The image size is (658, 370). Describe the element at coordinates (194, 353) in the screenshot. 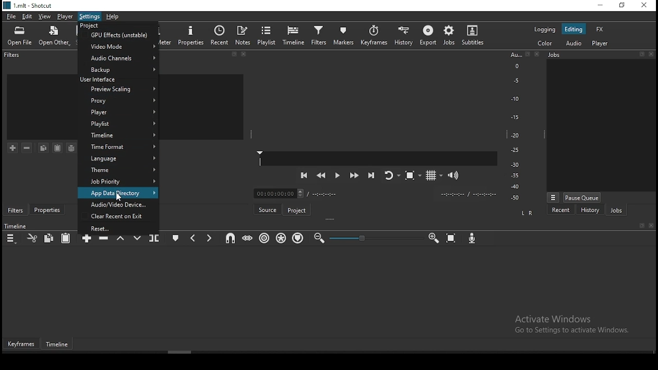

I see `scroll bar` at that location.